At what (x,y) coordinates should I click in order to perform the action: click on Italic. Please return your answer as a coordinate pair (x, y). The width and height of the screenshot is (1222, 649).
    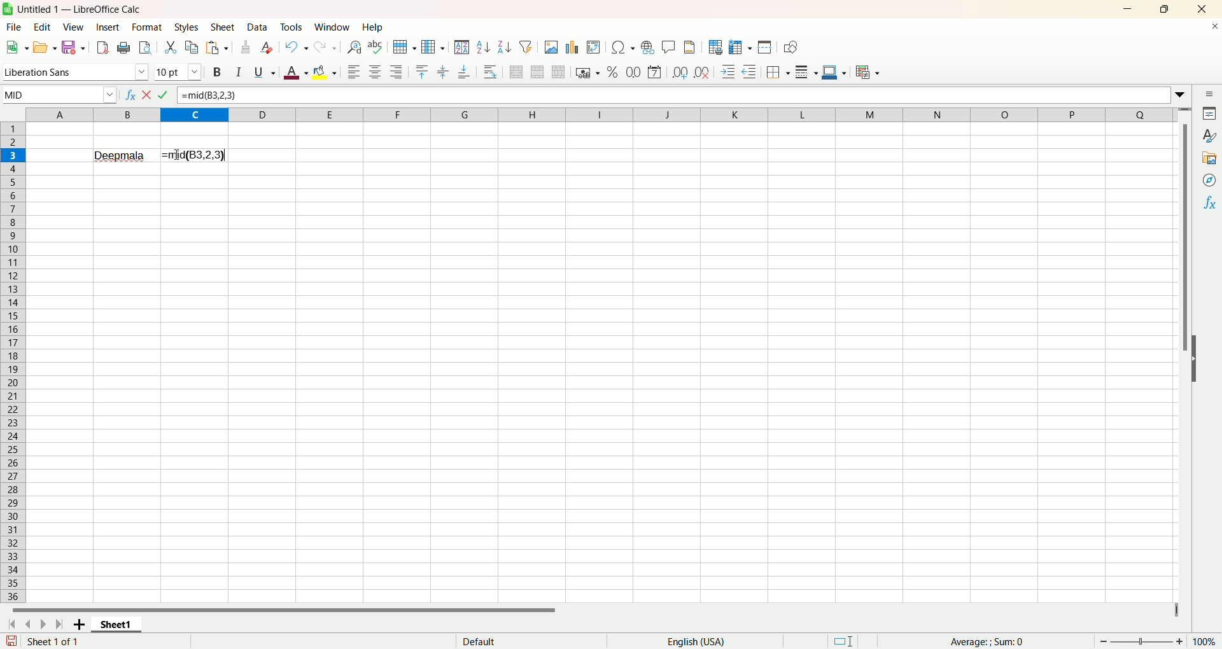
    Looking at the image, I should click on (240, 70).